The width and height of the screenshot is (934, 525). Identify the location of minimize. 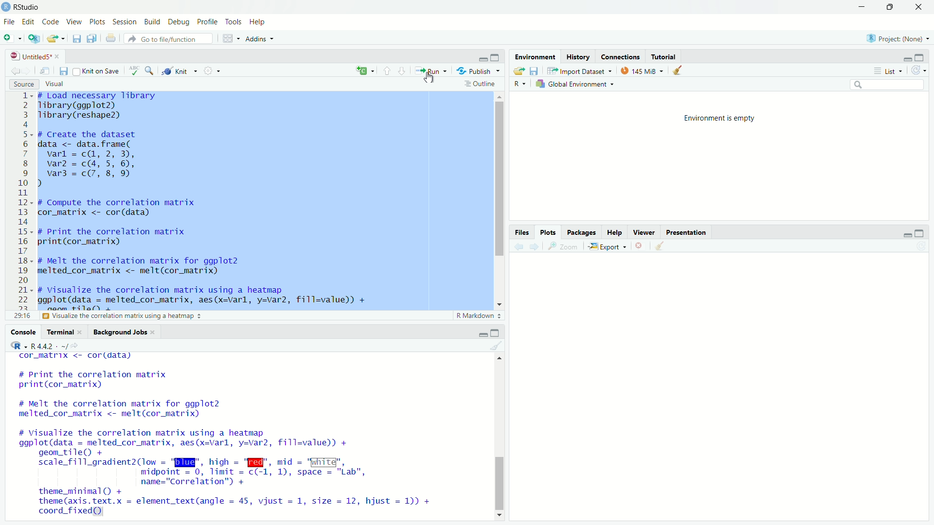
(907, 57).